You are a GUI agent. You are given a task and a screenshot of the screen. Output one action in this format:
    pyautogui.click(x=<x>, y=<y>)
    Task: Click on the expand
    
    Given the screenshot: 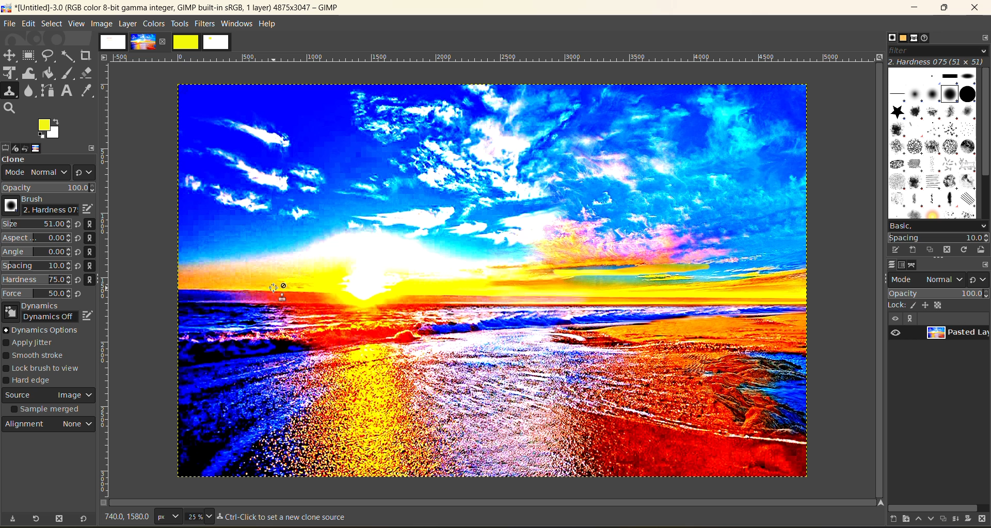 What is the action you would take?
    pyautogui.click(x=92, y=146)
    